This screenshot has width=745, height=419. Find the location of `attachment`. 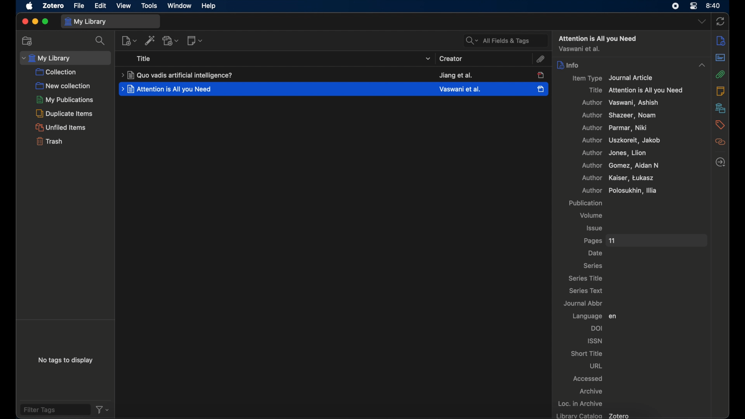

attachment is located at coordinates (542, 59).